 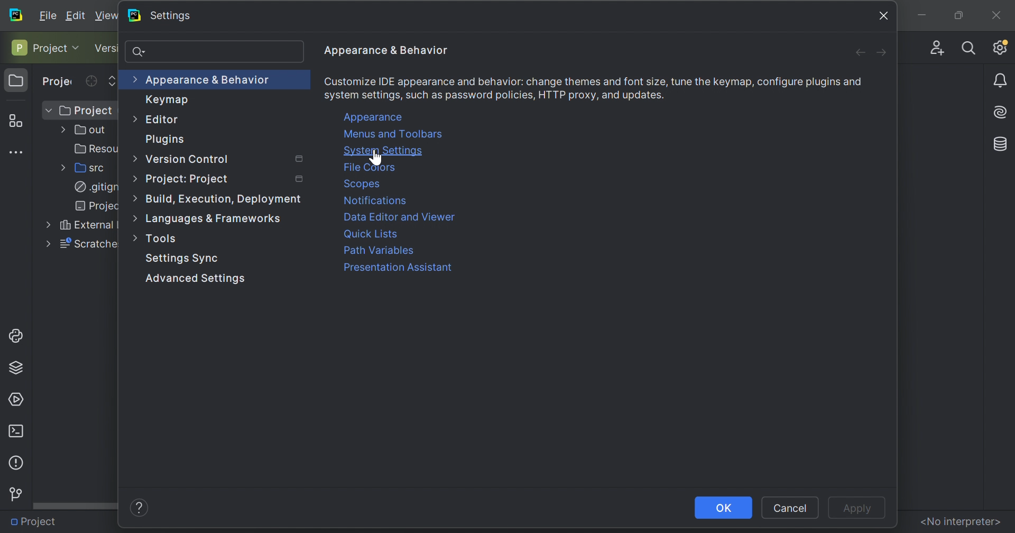 What do you see at coordinates (61, 168) in the screenshot?
I see `More` at bounding box center [61, 168].